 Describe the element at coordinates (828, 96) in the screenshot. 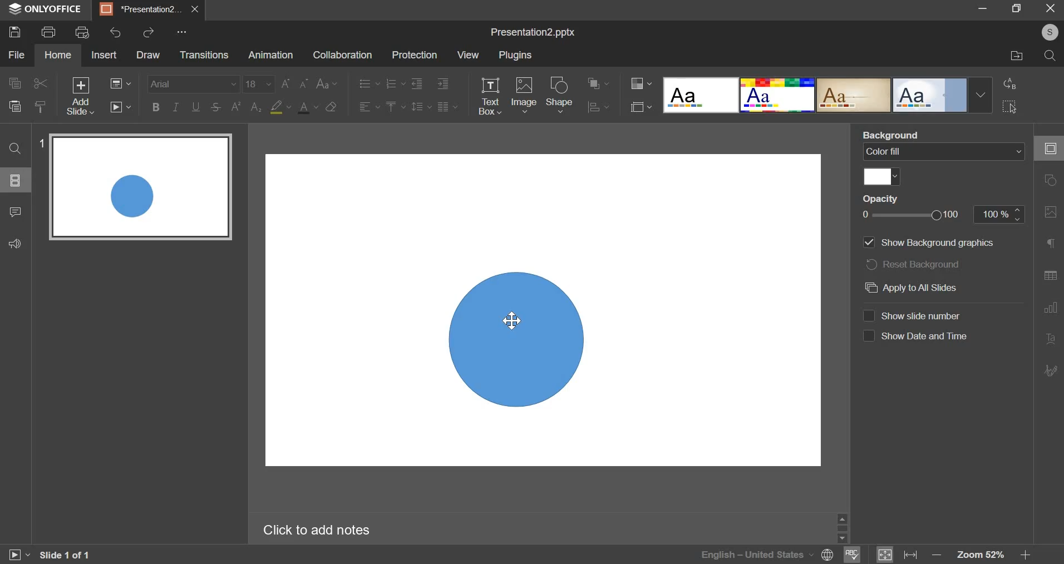

I see `word art` at that location.